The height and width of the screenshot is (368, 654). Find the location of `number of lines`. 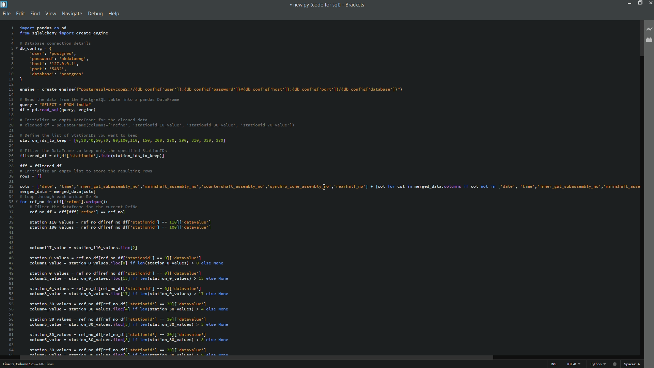

number of lines is located at coordinates (47, 364).